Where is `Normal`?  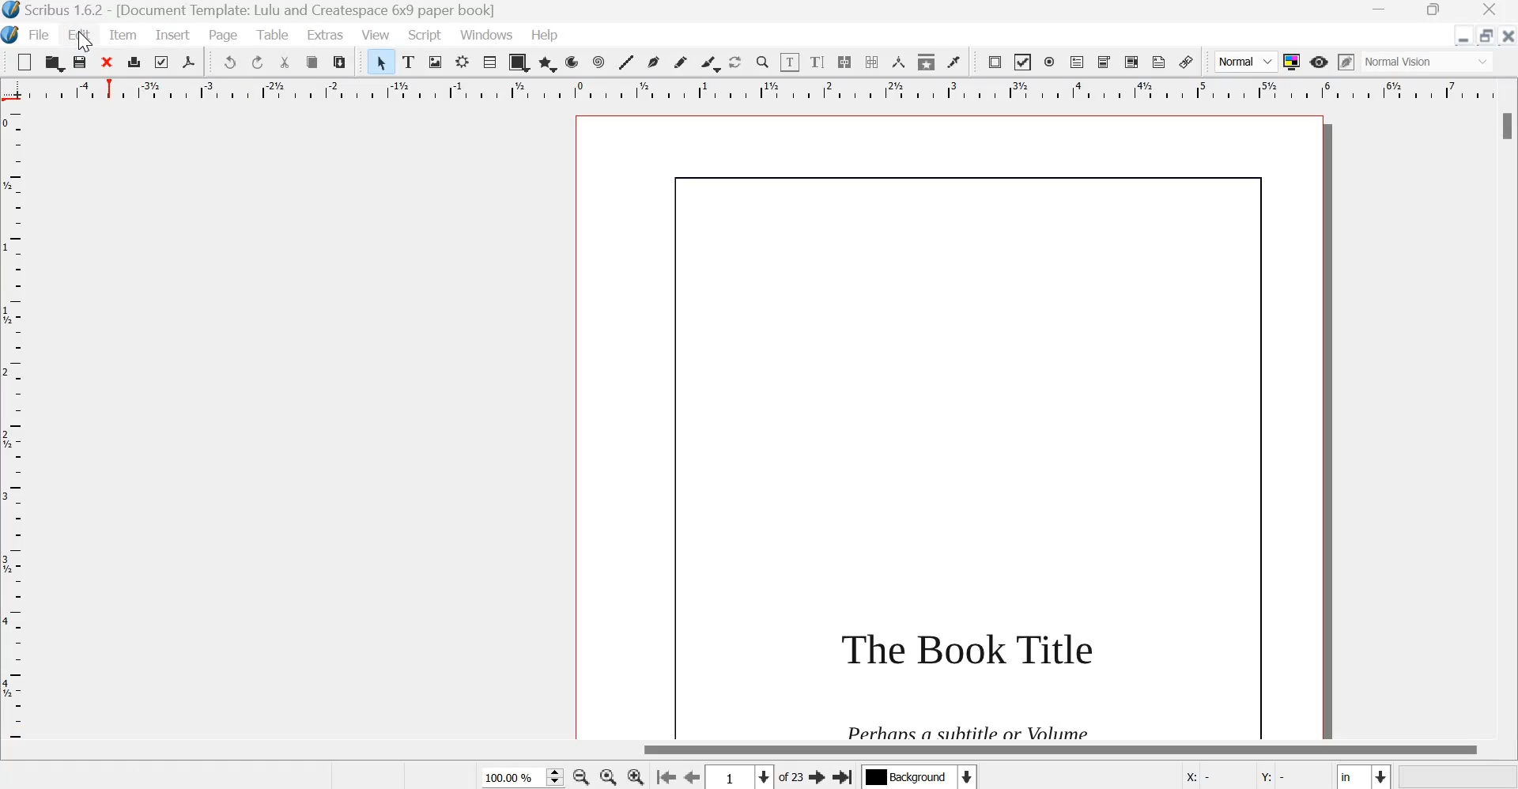 Normal is located at coordinates (1247, 62).